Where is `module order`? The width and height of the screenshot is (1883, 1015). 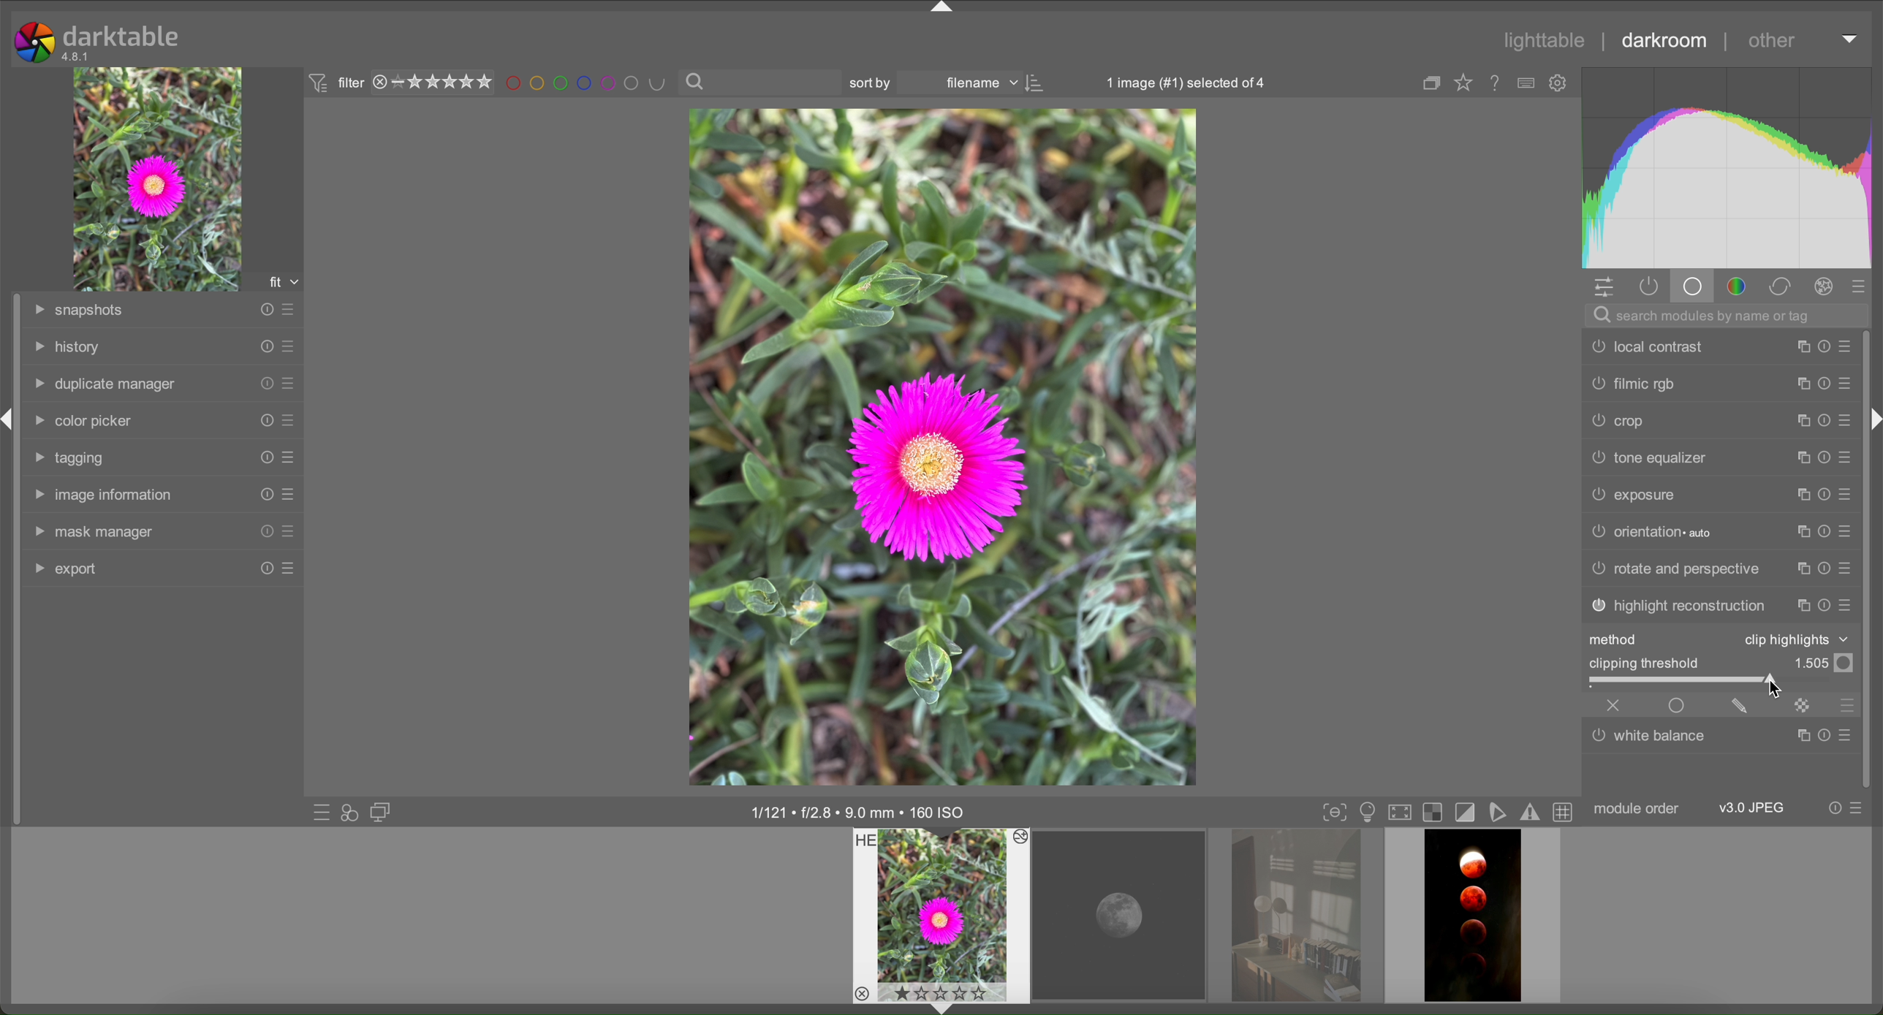 module order is located at coordinates (1638, 809).